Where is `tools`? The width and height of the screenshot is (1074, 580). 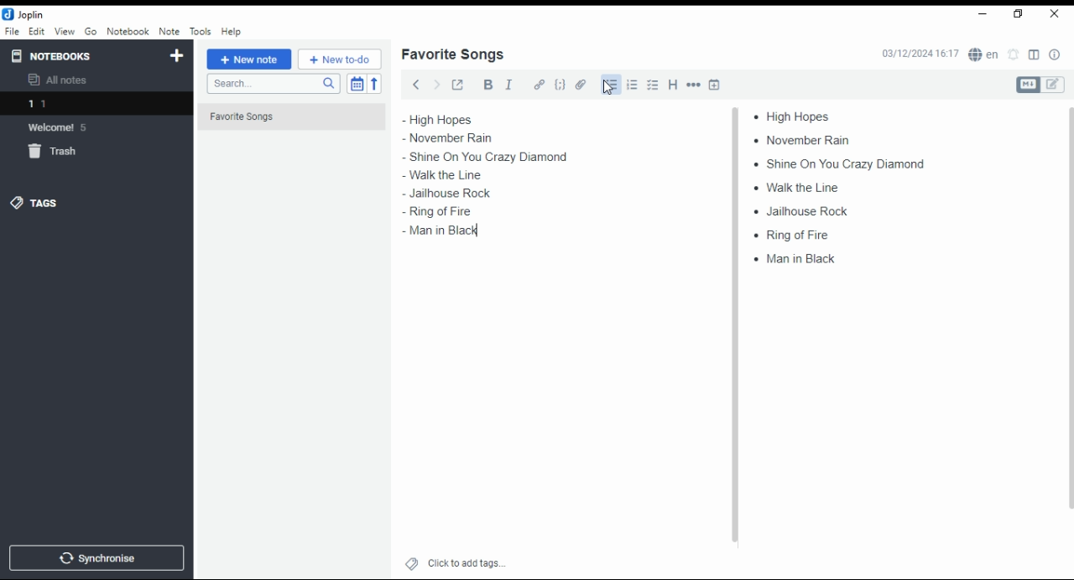 tools is located at coordinates (201, 32).